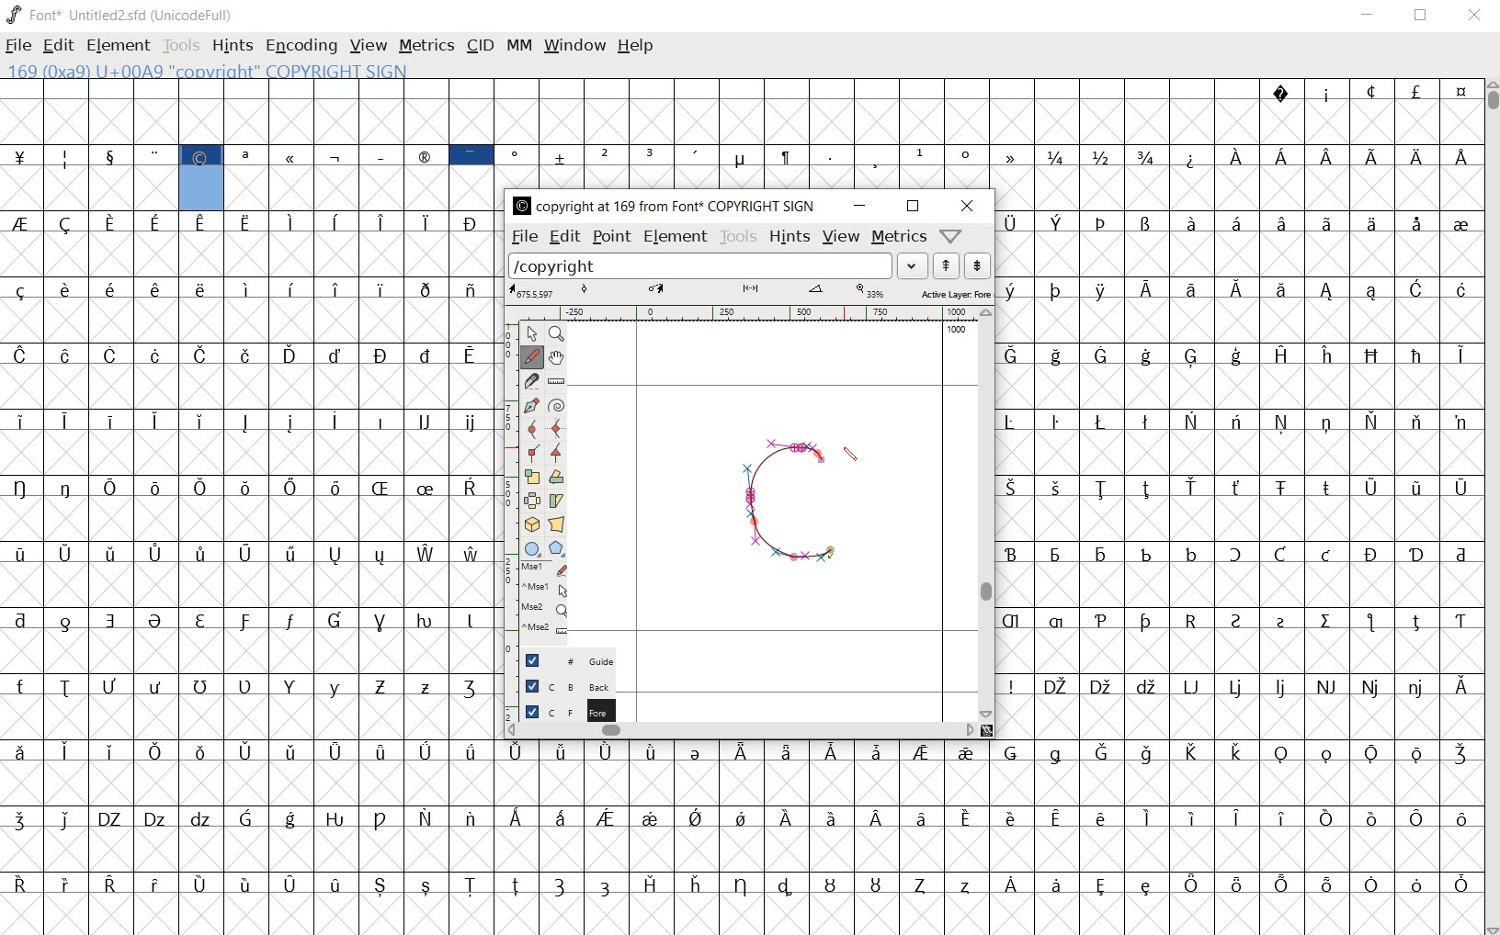 The image size is (1500, 935). I want to click on scale the selection, so click(532, 477).